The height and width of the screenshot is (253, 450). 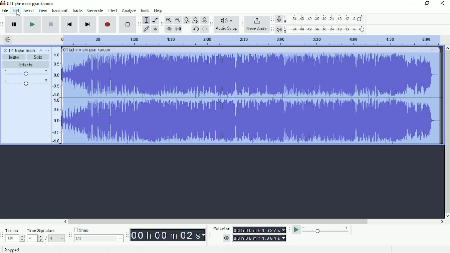 What do you see at coordinates (442, 3) in the screenshot?
I see `Close` at bounding box center [442, 3].